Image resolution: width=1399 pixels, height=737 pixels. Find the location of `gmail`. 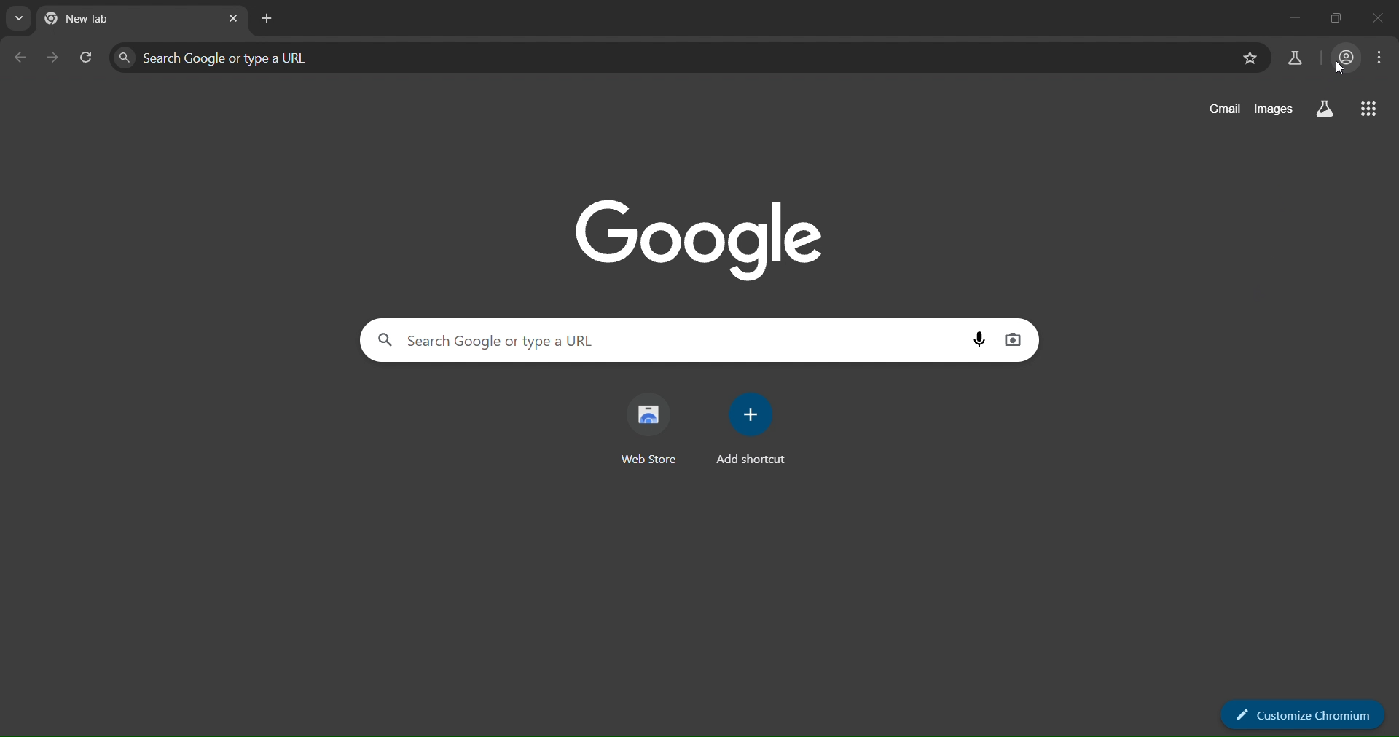

gmail is located at coordinates (1219, 109).